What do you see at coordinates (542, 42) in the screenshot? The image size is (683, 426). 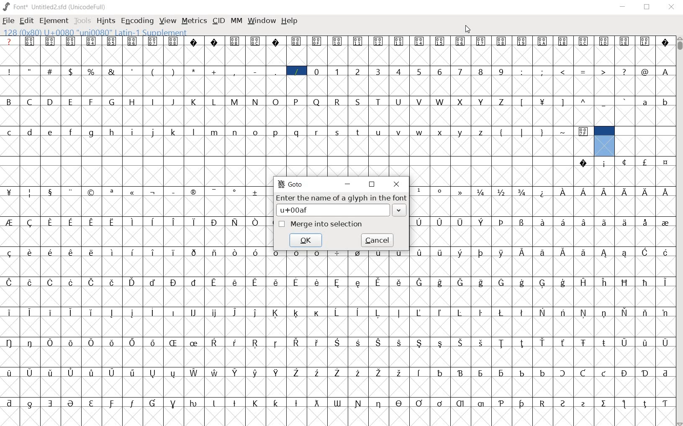 I see `Symbol` at bounding box center [542, 42].